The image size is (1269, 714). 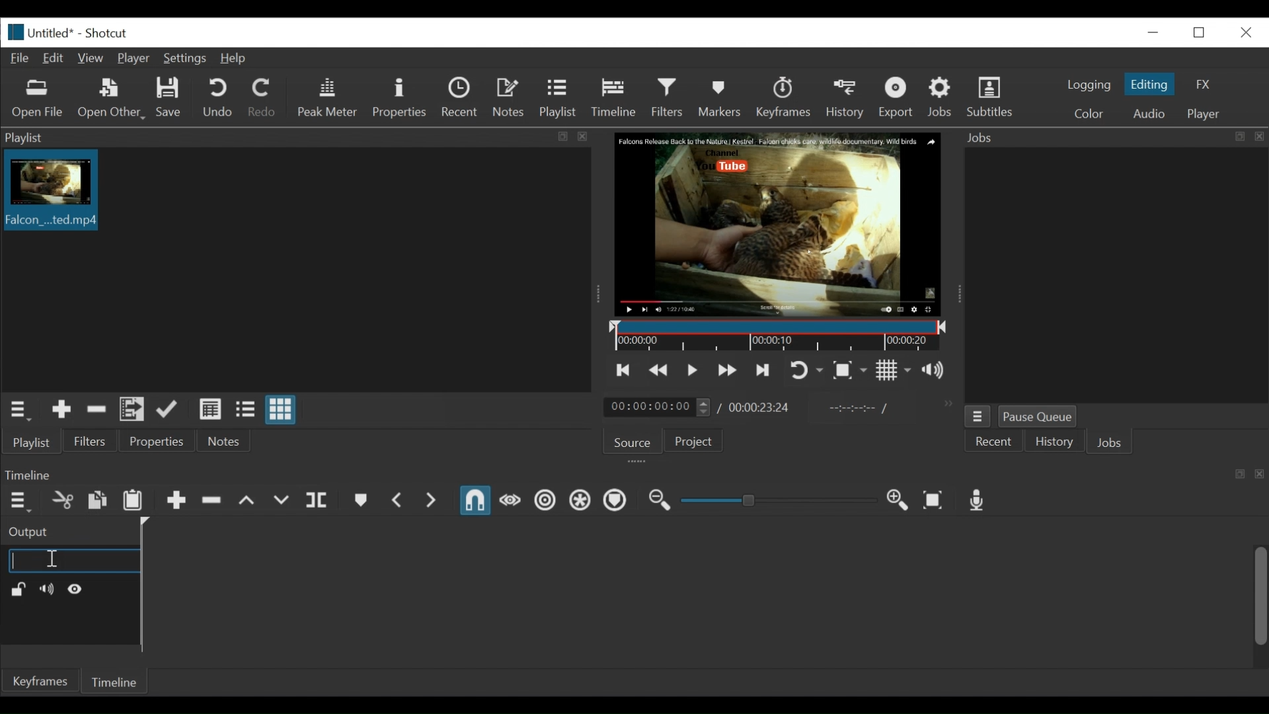 What do you see at coordinates (761, 408) in the screenshot?
I see `Total Duration` at bounding box center [761, 408].